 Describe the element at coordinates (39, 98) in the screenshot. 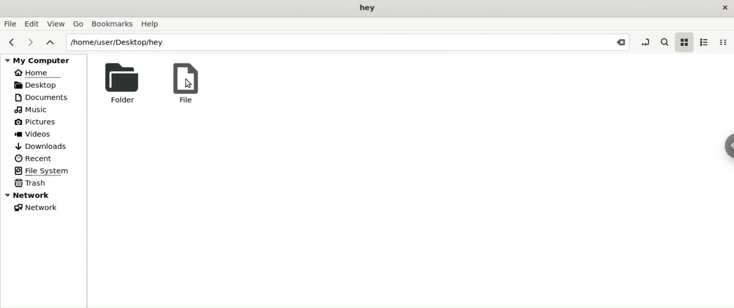

I see `Documents` at that location.